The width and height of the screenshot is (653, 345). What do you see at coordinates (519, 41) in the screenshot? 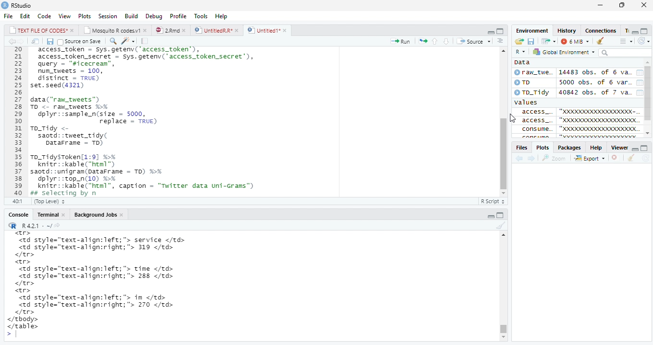
I see `new` at bounding box center [519, 41].